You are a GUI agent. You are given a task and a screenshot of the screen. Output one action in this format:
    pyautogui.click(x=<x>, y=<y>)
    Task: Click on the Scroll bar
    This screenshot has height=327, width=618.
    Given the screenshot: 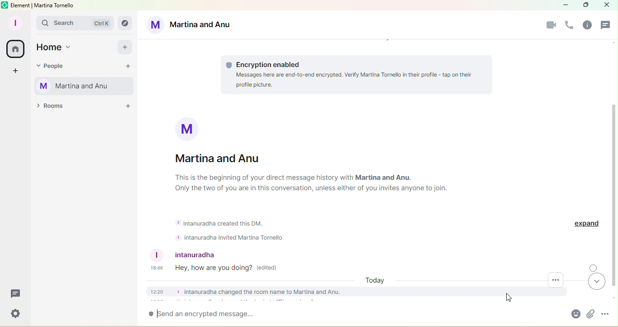 What is the action you would take?
    pyautogui.click(x=614, y=179)
    